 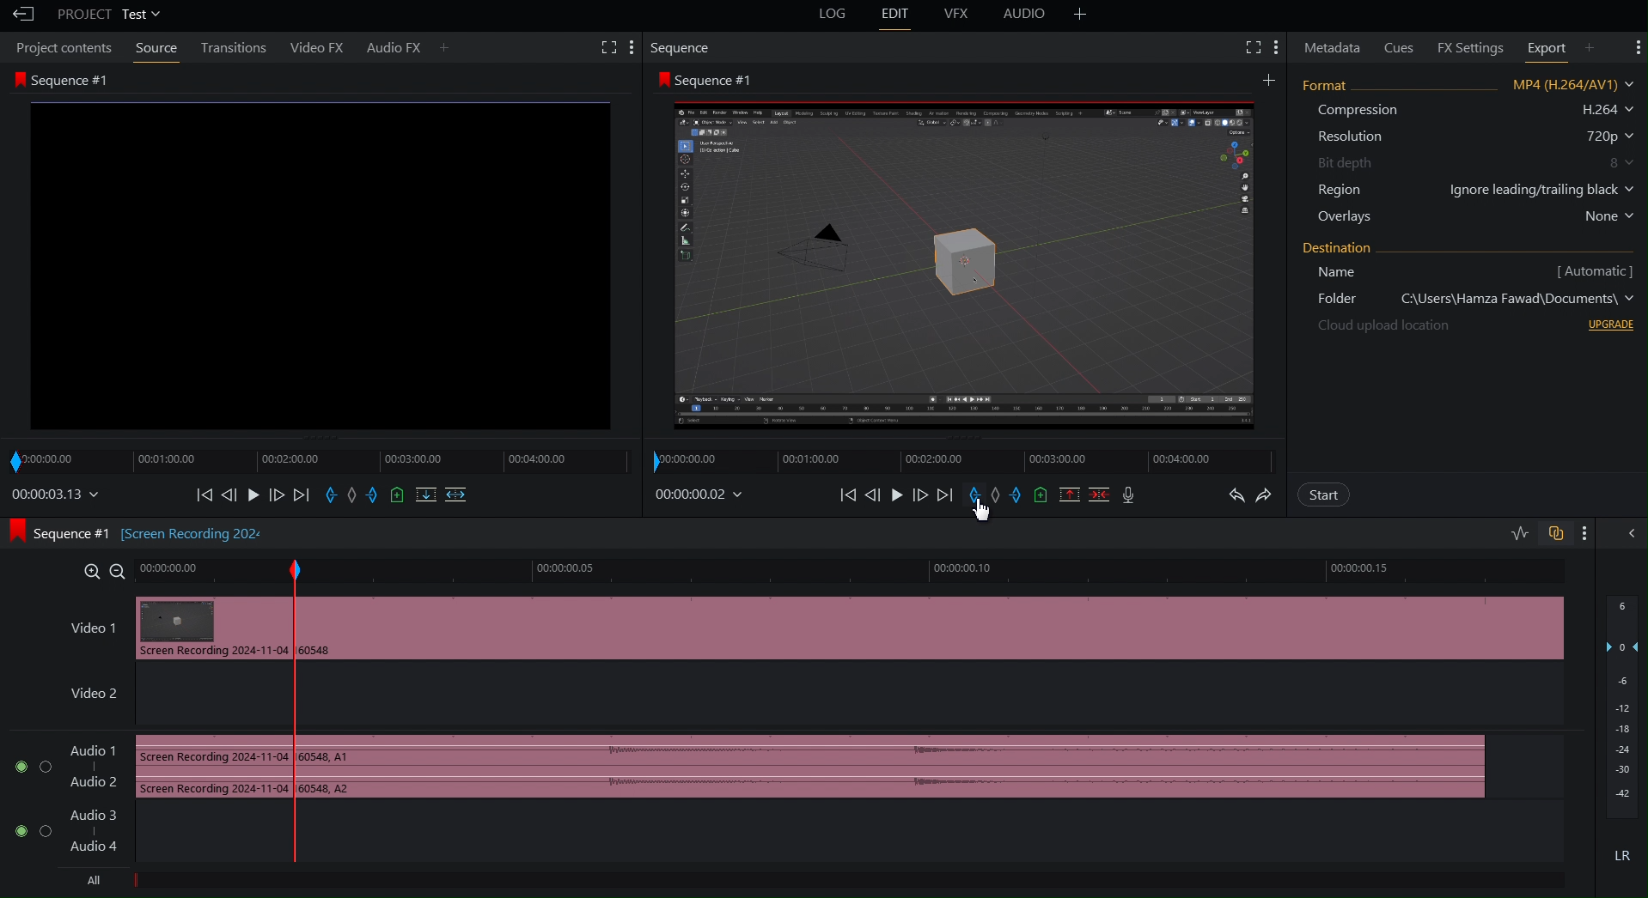 I want to click on FX Settings, so click(x=1465, y=46).